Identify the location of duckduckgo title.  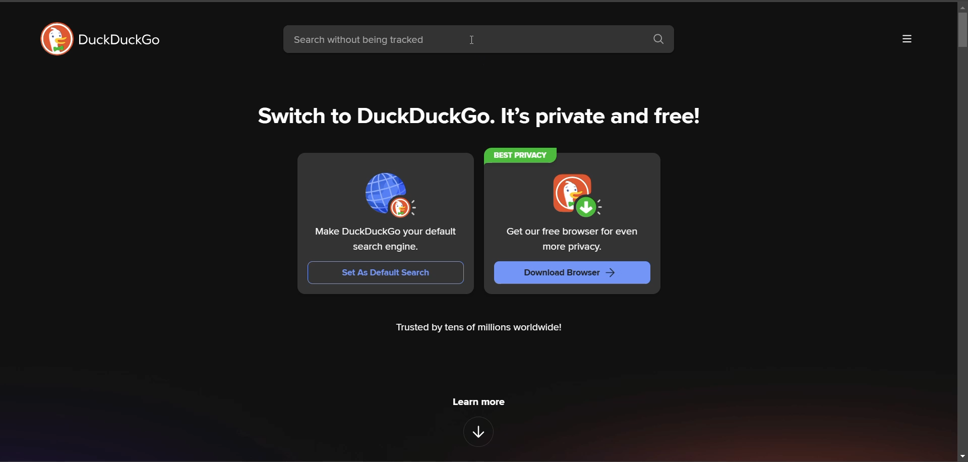
(126, 40).